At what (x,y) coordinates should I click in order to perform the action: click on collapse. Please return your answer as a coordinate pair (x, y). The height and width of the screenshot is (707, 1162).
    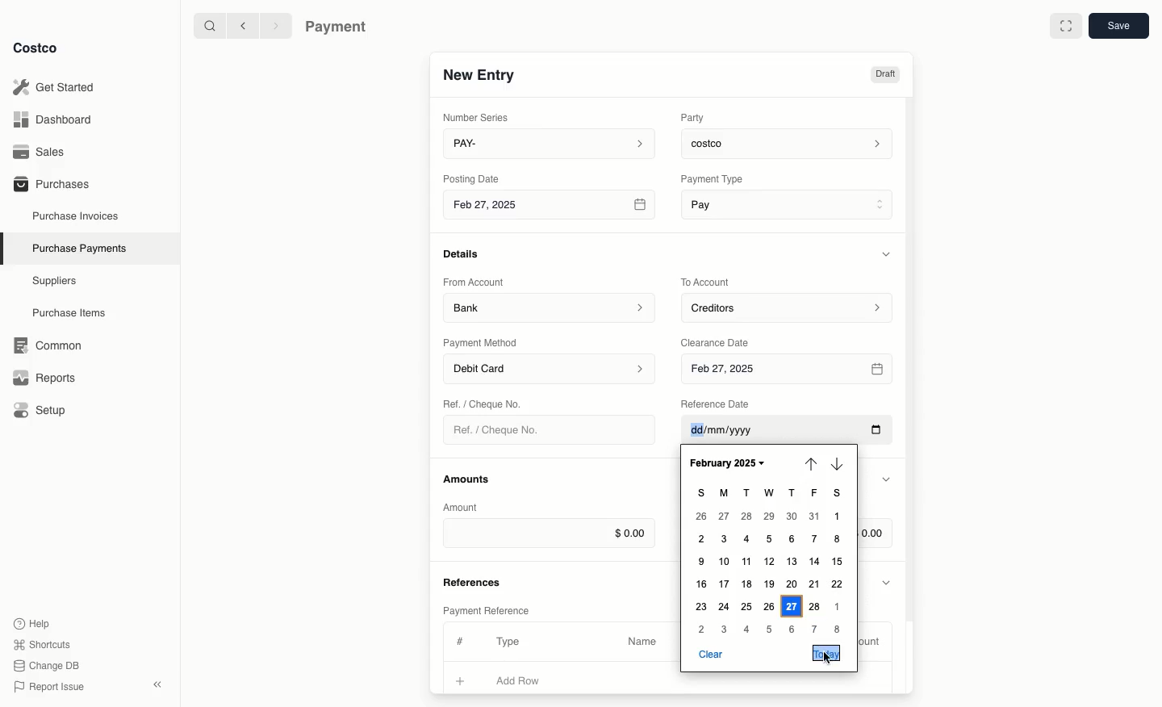
    Looking at the image, I should click on (157, 684).